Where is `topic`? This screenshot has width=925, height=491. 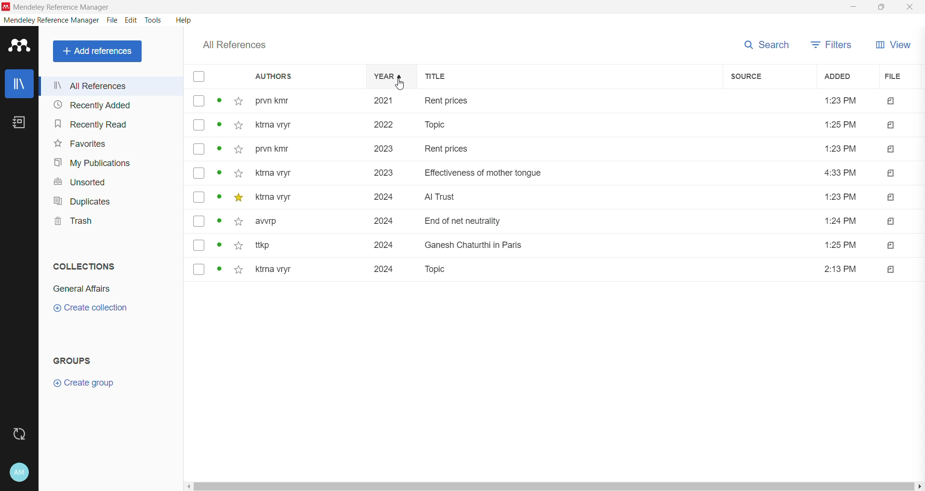 topic is located at coordinates (438, 269).